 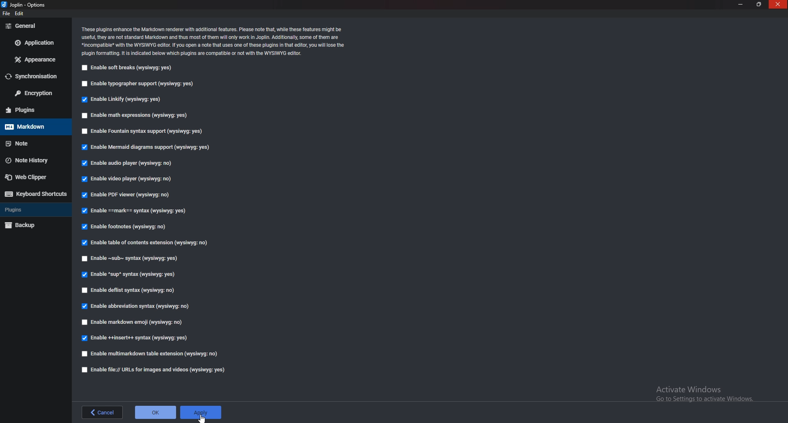 I want to click on enable soft breaks, so click(x=130, y=68).